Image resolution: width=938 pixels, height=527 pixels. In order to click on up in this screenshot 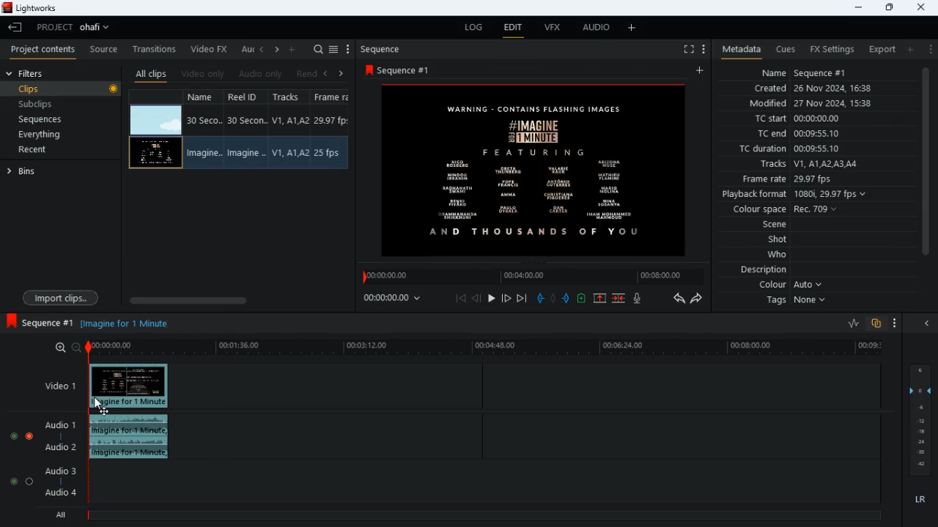, I will do `click(600, 299)`.